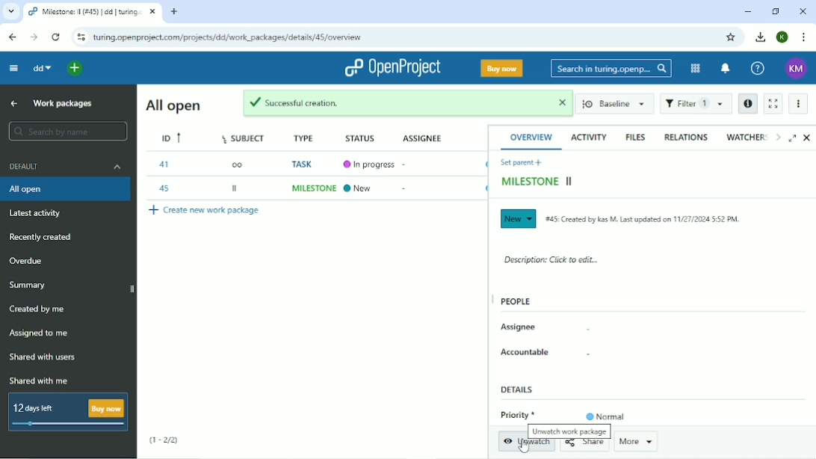  What do you see at coordinates (773, 104) in the screenshot?
I see `Activate zen mode` at bounding box center [773, 104].